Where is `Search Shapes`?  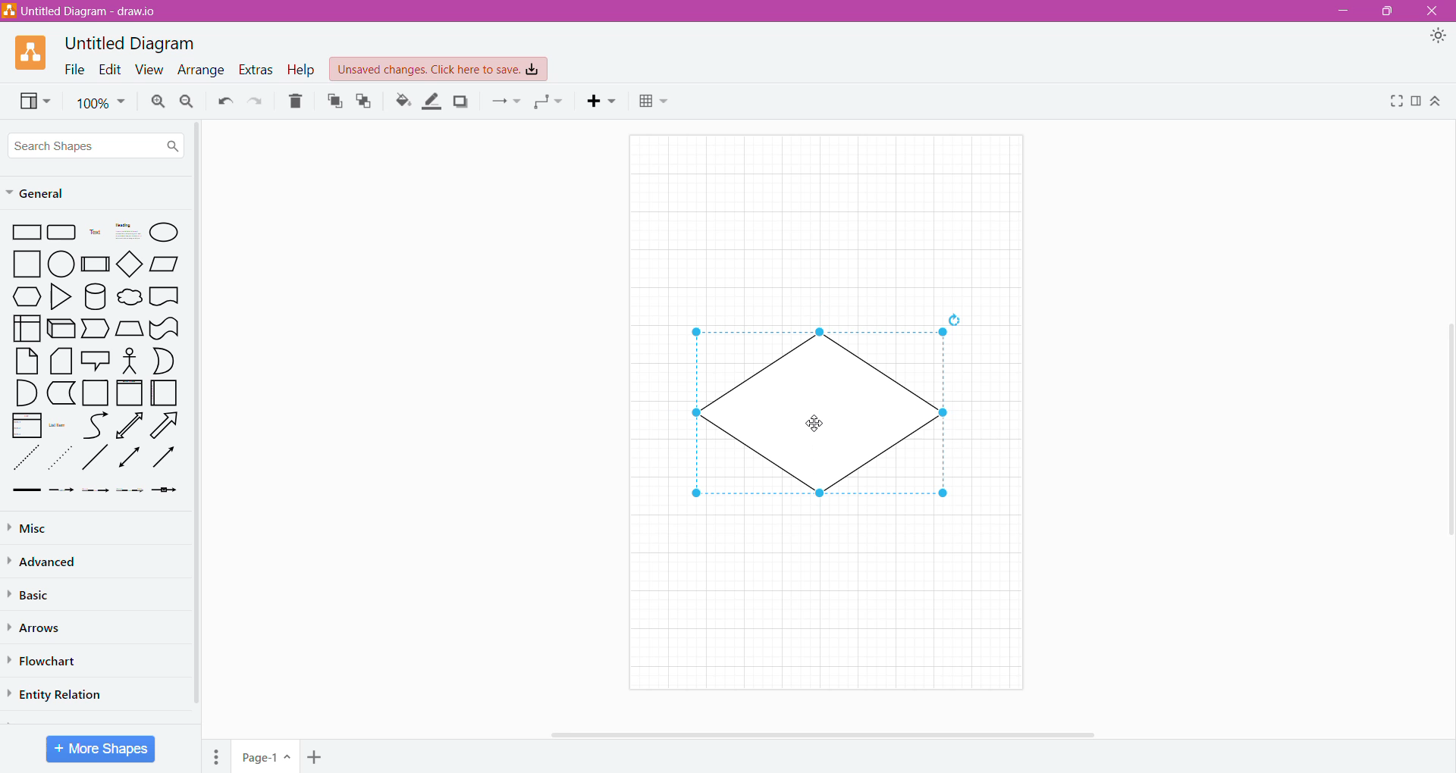
Search Shapes is located at coordinates (96, 146).